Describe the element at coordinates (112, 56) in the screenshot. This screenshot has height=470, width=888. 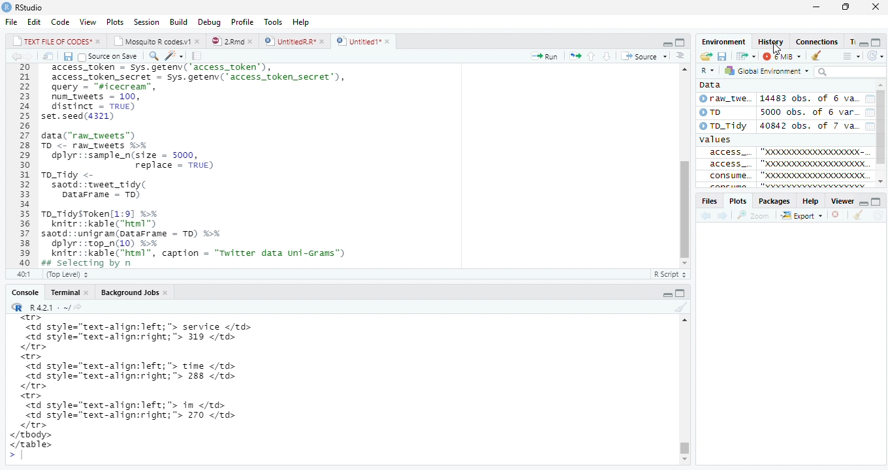
I see `Source on save` at that location.